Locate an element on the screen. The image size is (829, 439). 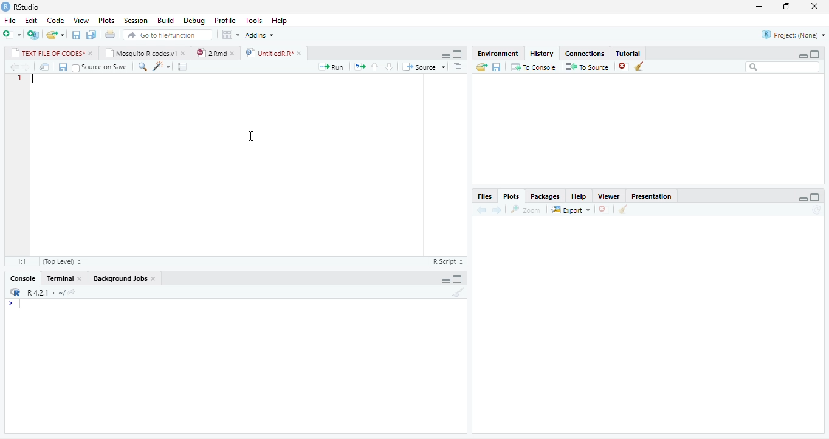
Connections is located at coordinates (585, 54).